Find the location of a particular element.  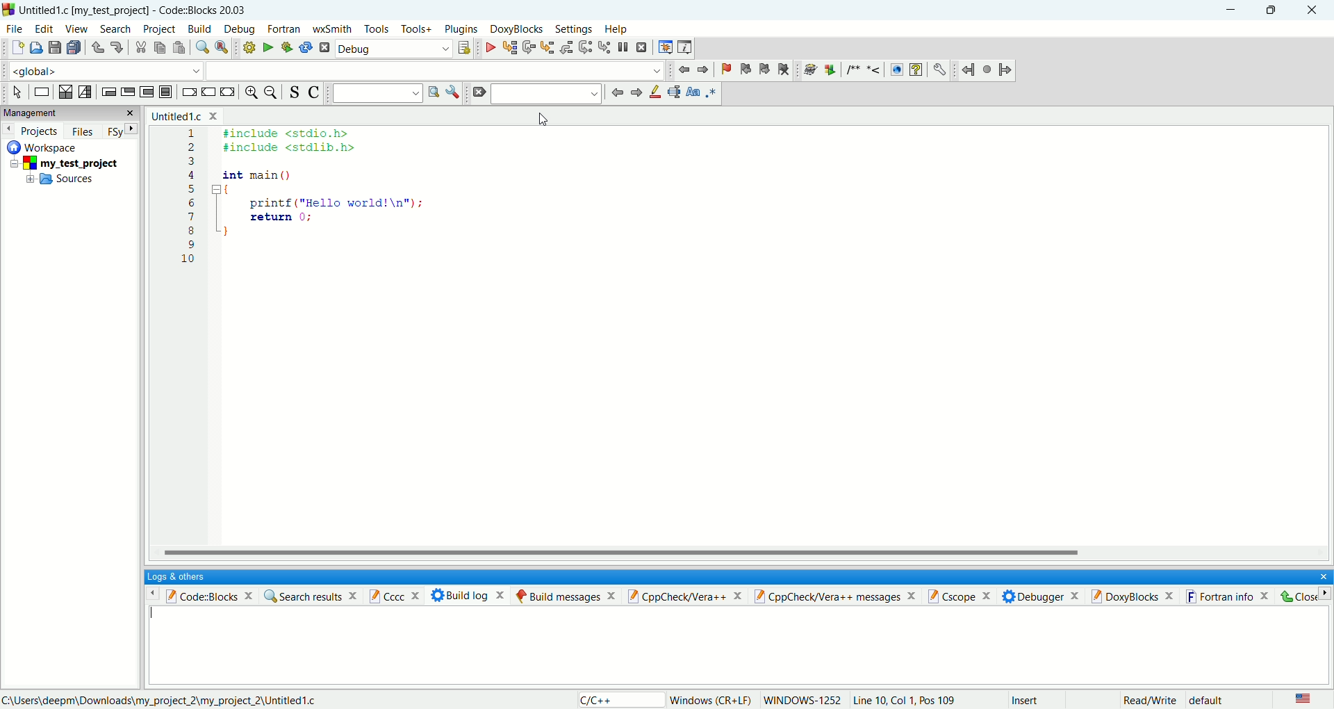

tools is located at coordinates (376, 29).